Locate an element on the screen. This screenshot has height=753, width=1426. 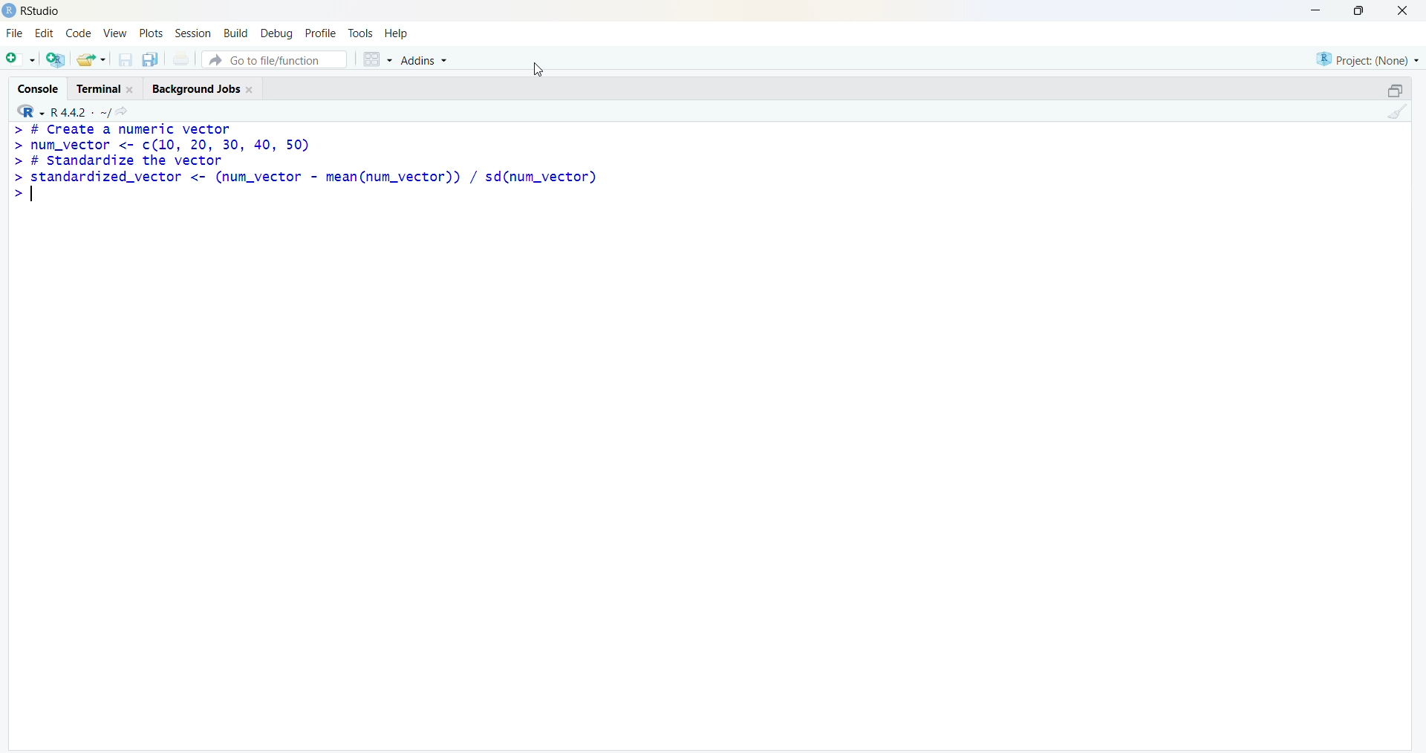
edit is located at coordinates (45, 33).